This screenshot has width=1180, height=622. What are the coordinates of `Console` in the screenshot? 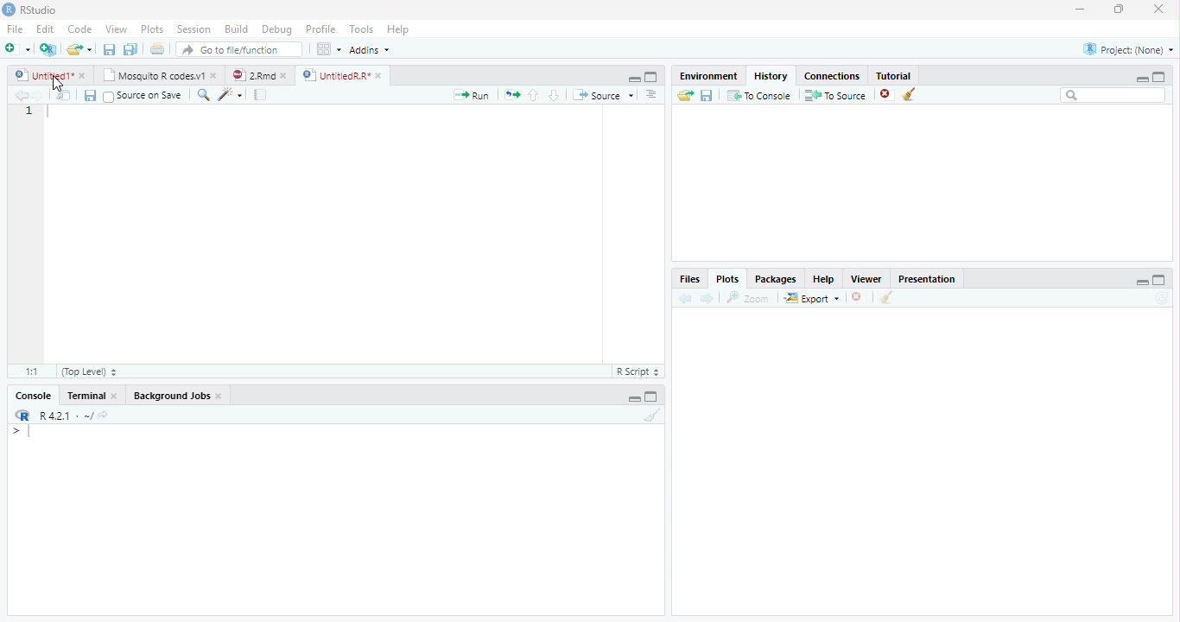 It's located at (33, 394).